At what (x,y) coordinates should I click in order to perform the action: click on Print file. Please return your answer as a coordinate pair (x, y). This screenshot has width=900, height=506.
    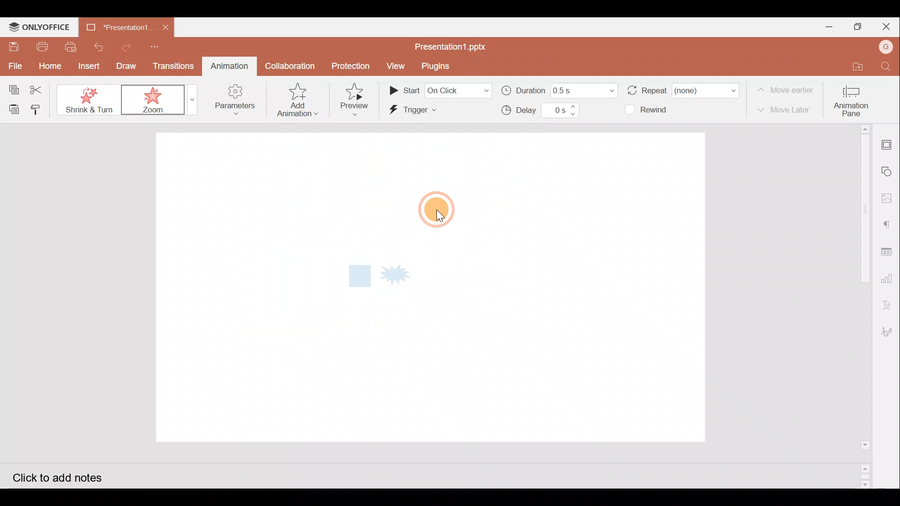
    Looking at the image, I should click on (43, 46).